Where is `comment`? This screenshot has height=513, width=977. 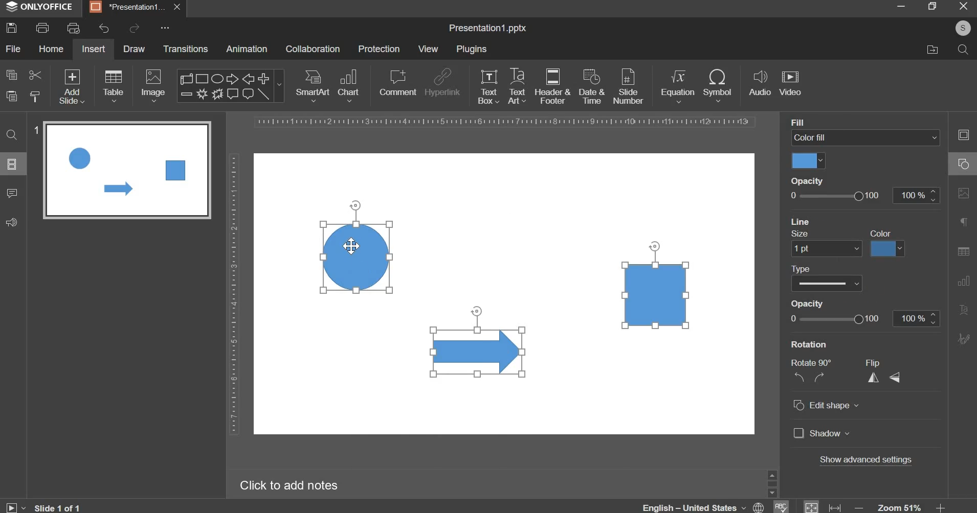 comment is located at coordinates (11, 192).